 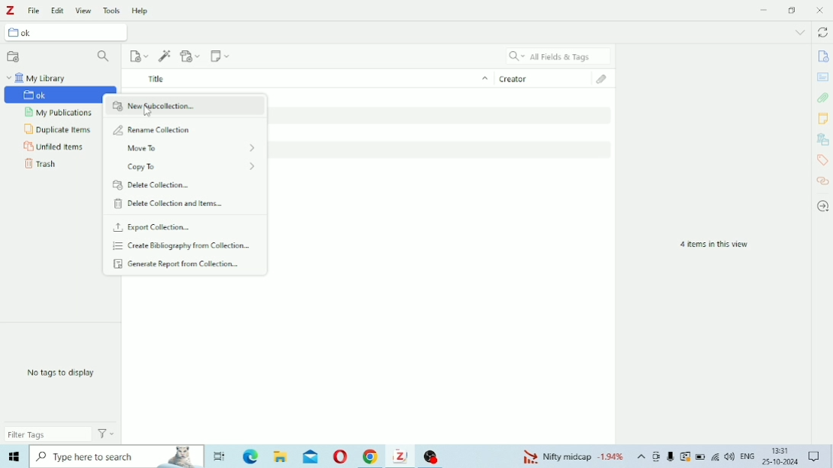 I want to click on Attachments, so click(x=823, y=98).